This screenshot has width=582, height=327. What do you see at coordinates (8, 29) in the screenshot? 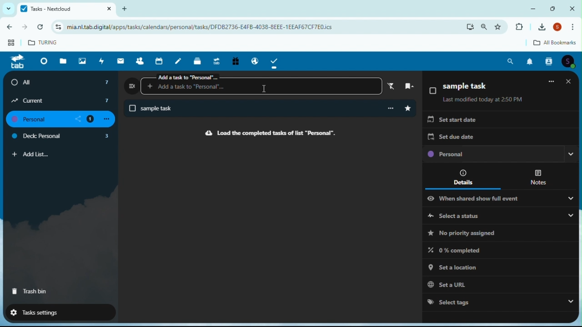
I see `backward` at bounding box center [8, 29].